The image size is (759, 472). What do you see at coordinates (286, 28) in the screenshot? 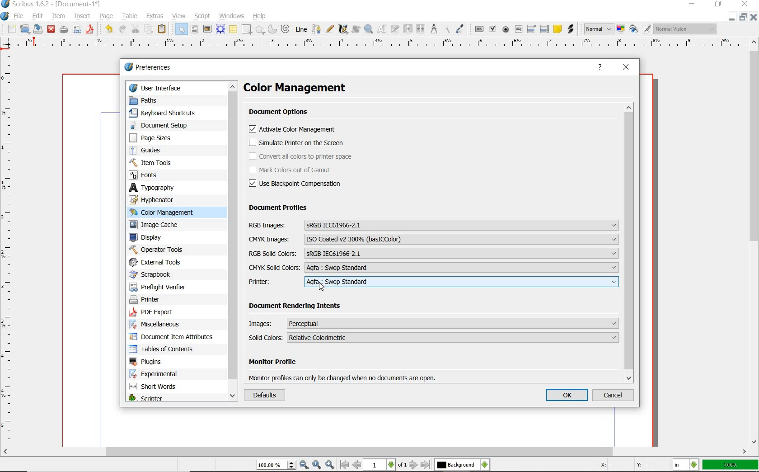
I see `spiral` at bounding box center [286, 28].